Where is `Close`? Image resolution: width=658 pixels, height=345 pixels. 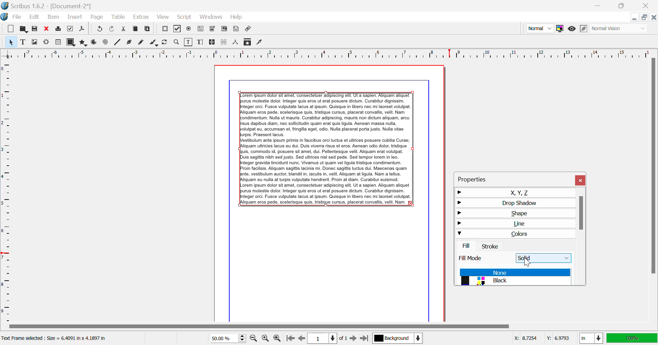 Close is located at coordinates (581, 180).